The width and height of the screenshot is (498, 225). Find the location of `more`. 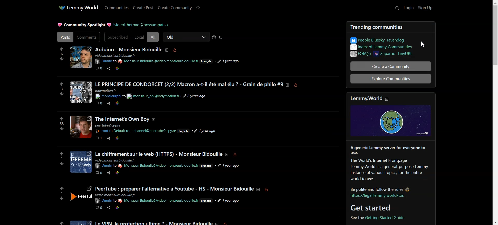

more is located at coordinates (148, 174).